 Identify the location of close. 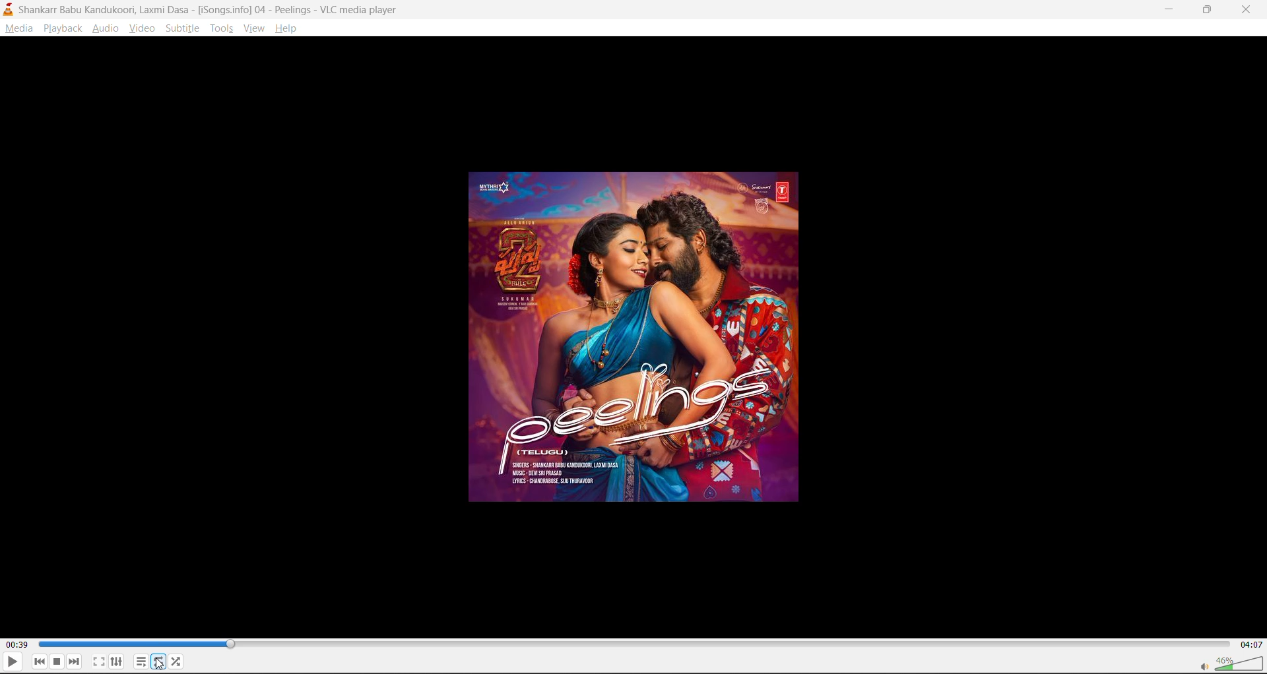
(1243, 10).